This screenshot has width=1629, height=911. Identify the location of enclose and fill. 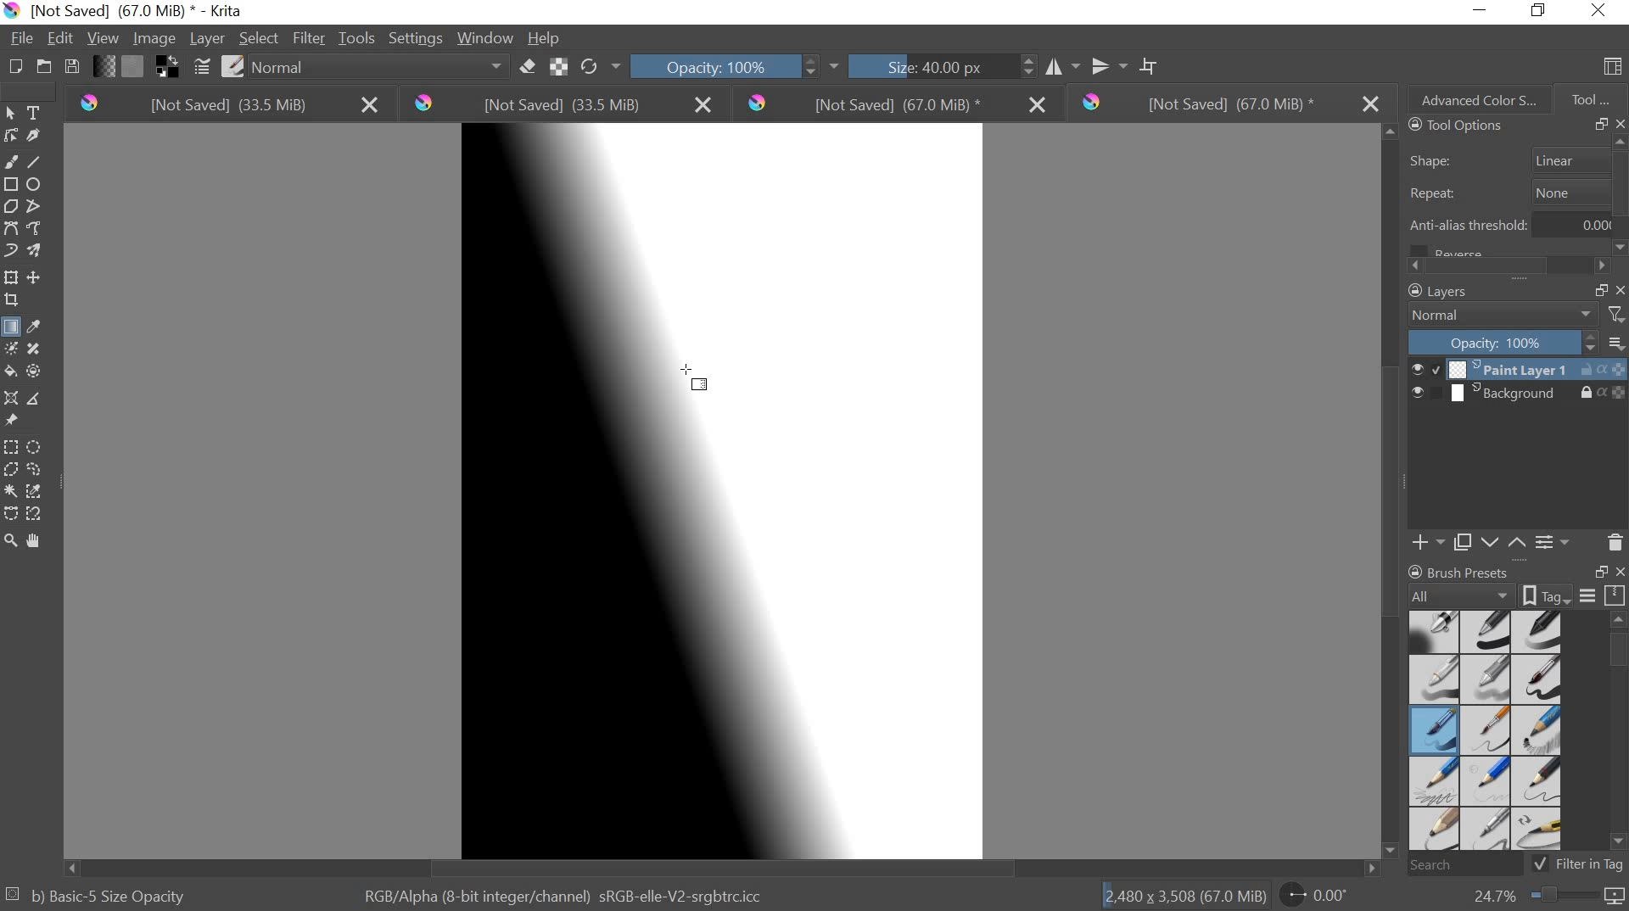
(37, 371).